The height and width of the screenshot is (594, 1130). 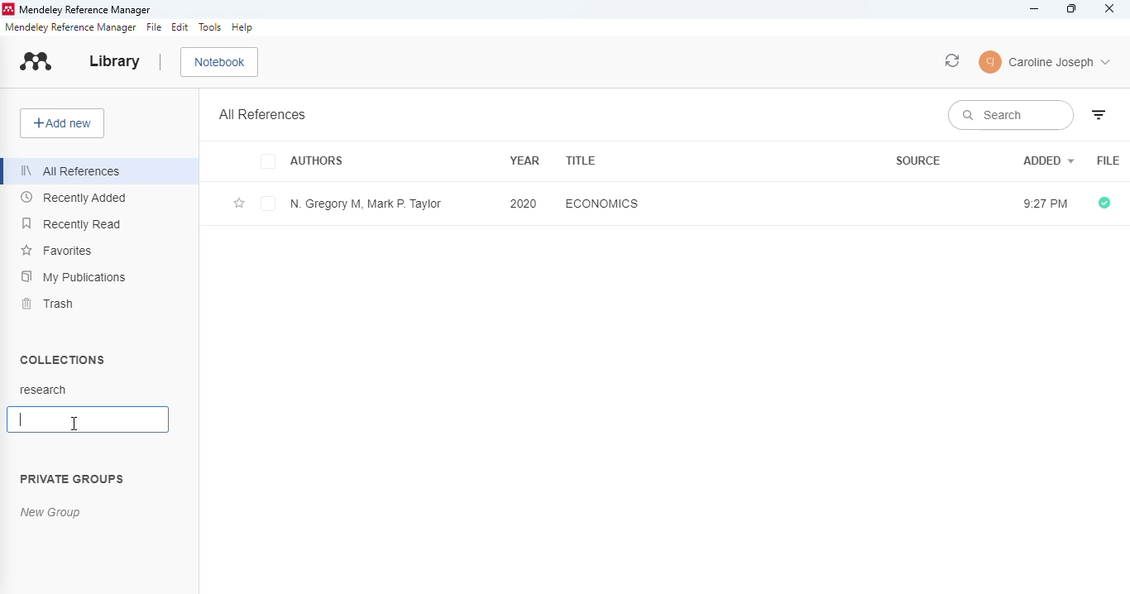 I want to click on help, so click(x=242, y=27).